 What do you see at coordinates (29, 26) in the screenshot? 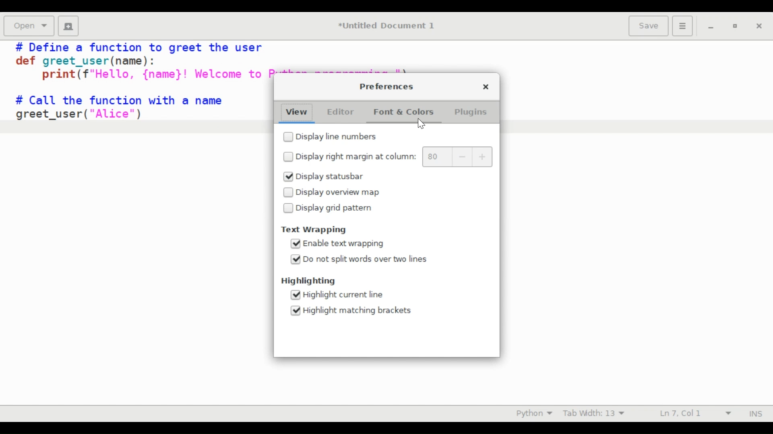
I see `Open` at bounding box center [29, 26].